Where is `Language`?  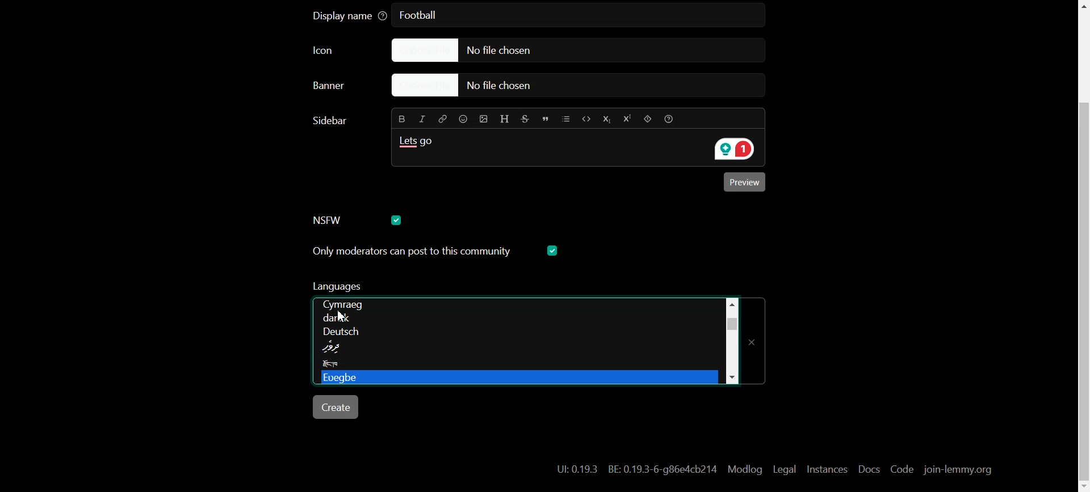 Language is located at coordinates (514, 338).